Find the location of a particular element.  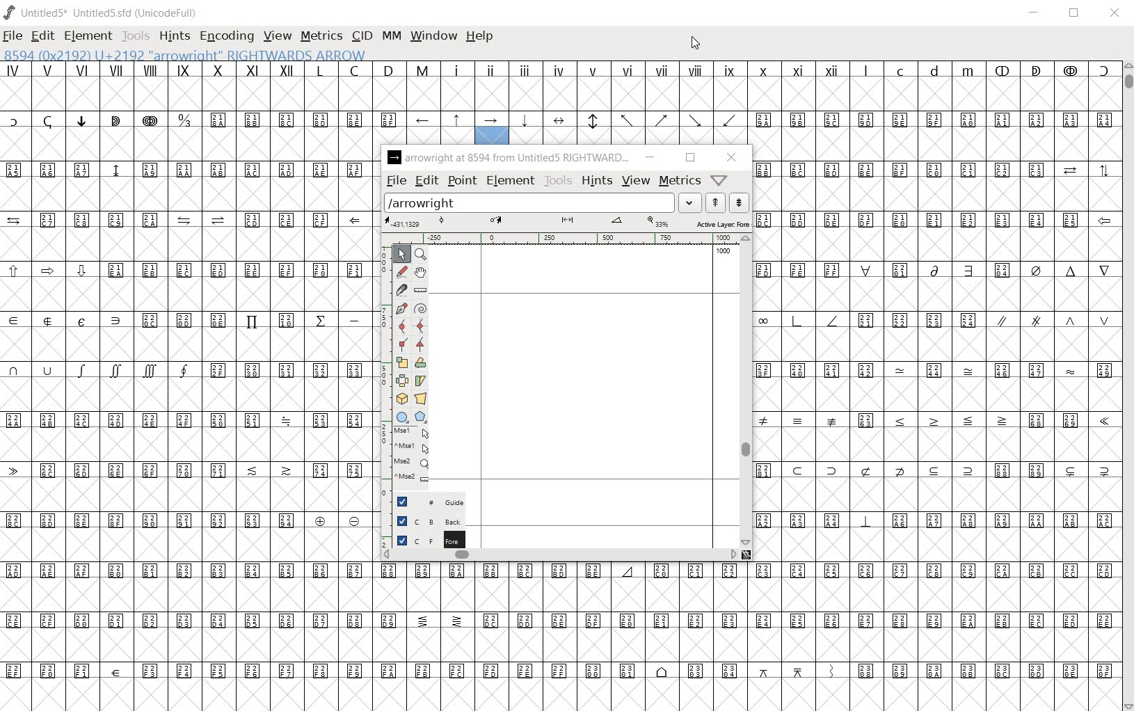

flip the selection is located at coordinates (402, 381).